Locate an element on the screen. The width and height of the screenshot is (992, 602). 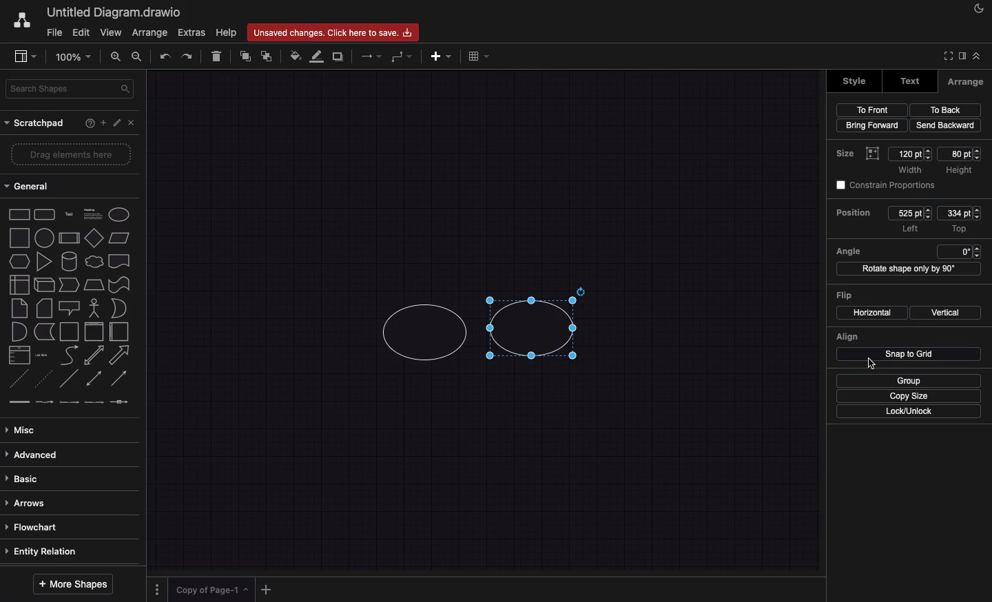
autosize  is located at coordinates (874, 154).